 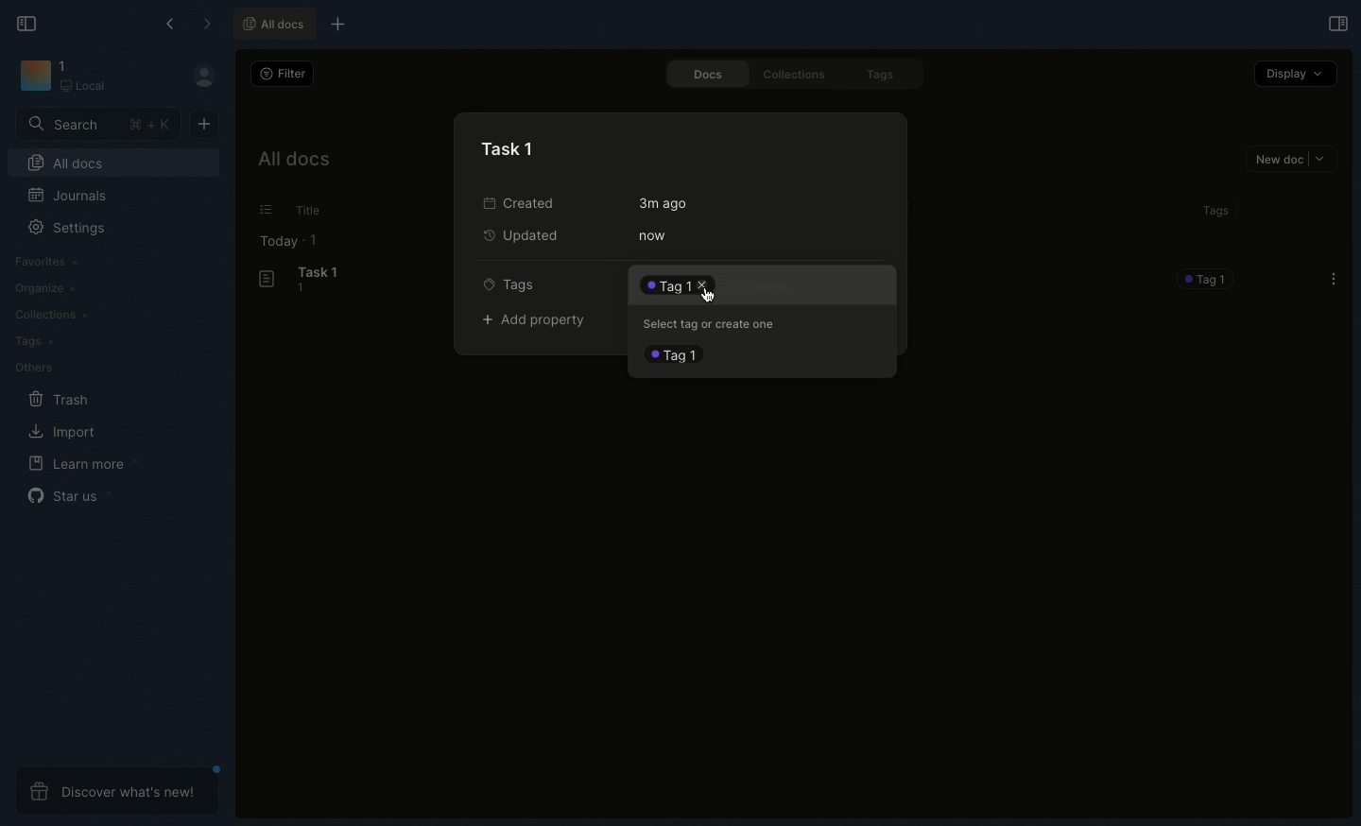 What do you see at coordinates (796, 75) in the screenshot?
I see `Collections` at bounding box center [796, 75].